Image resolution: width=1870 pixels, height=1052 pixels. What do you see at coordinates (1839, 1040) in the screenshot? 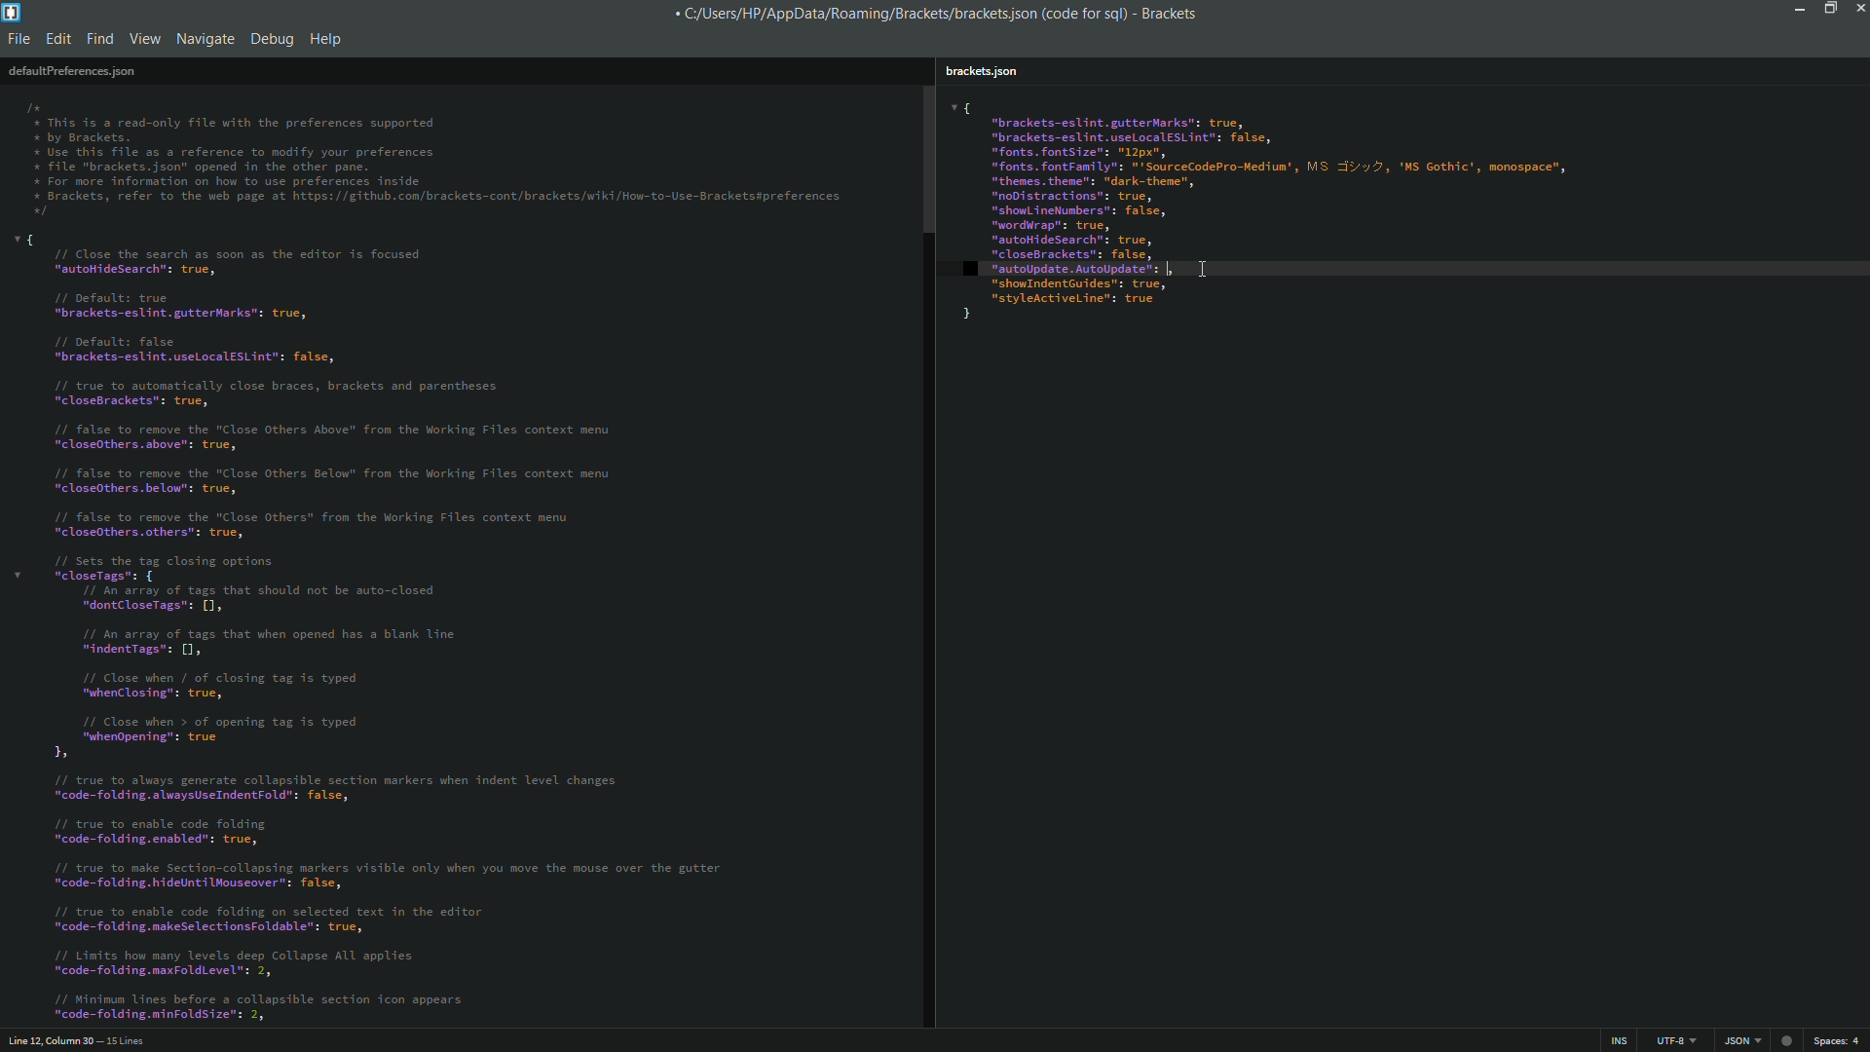
I see `spaces: 4` at bounding box center [1839, 1040].